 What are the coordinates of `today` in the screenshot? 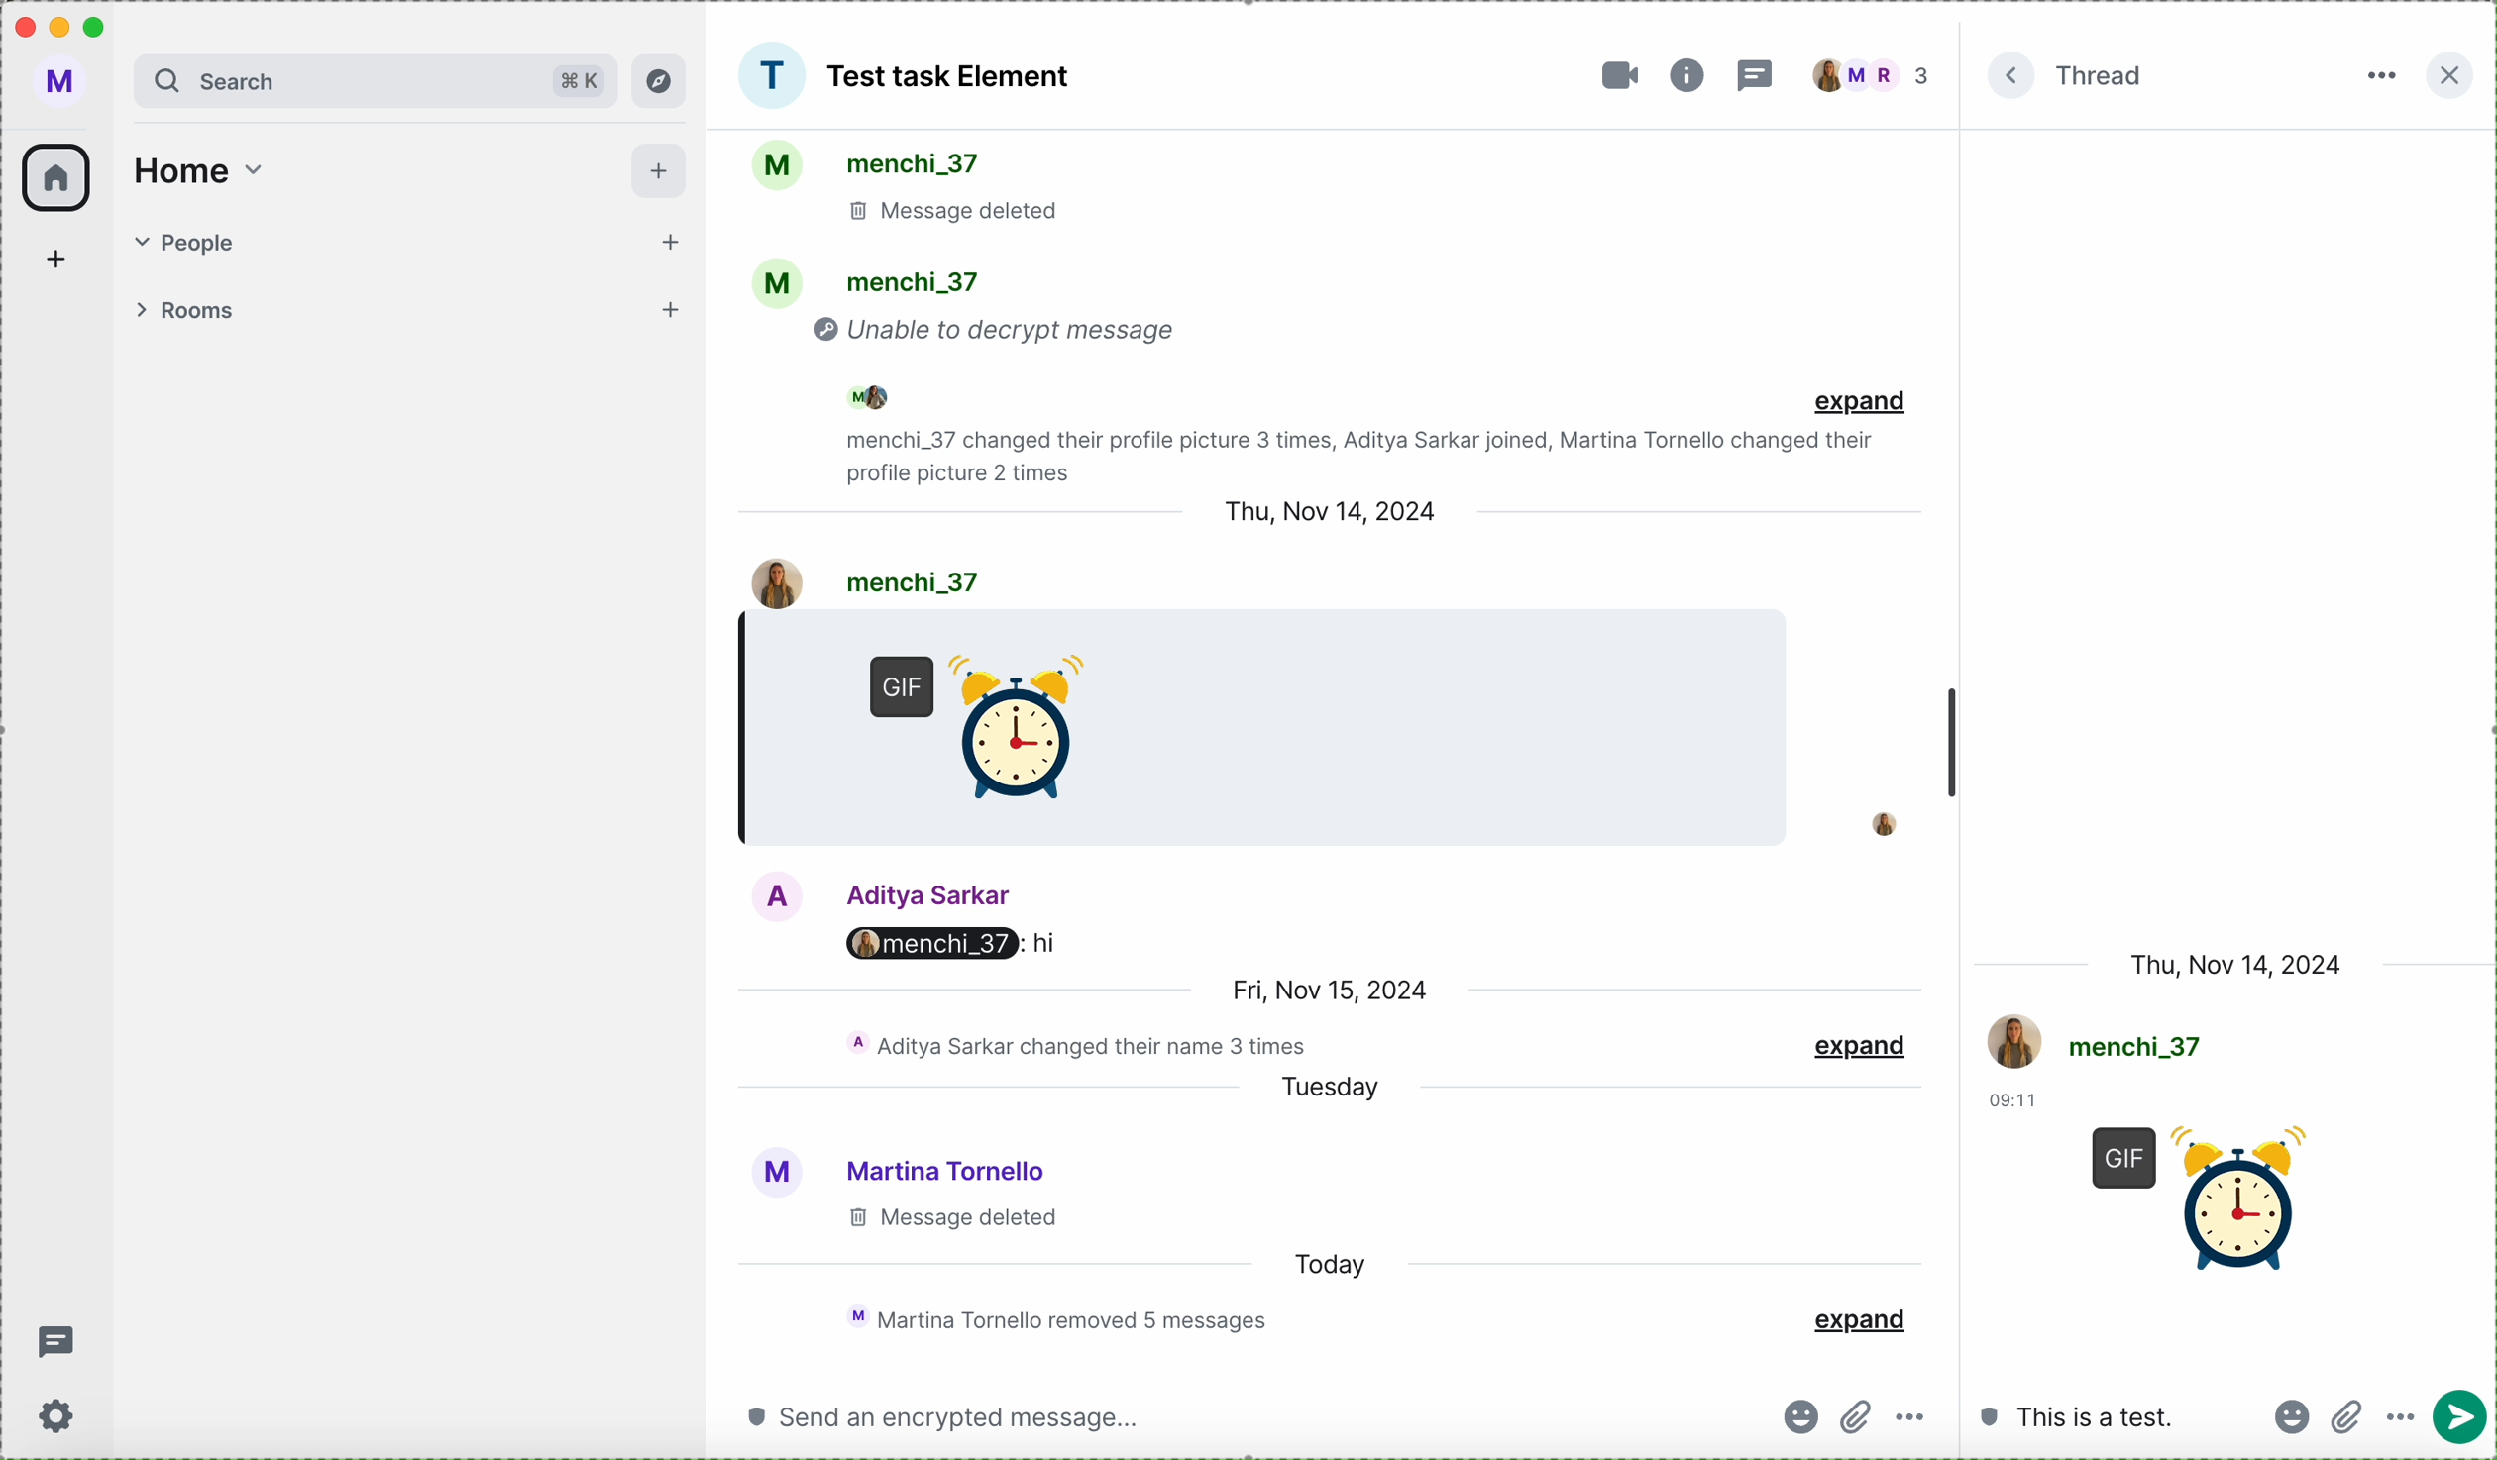 It's located at (1342, 1264).